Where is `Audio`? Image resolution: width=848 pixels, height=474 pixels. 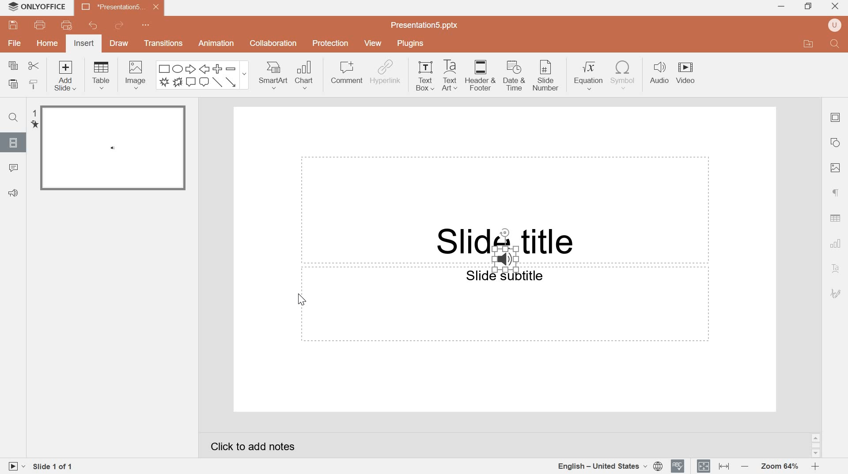
Audio is located at coordinates (658, 72).